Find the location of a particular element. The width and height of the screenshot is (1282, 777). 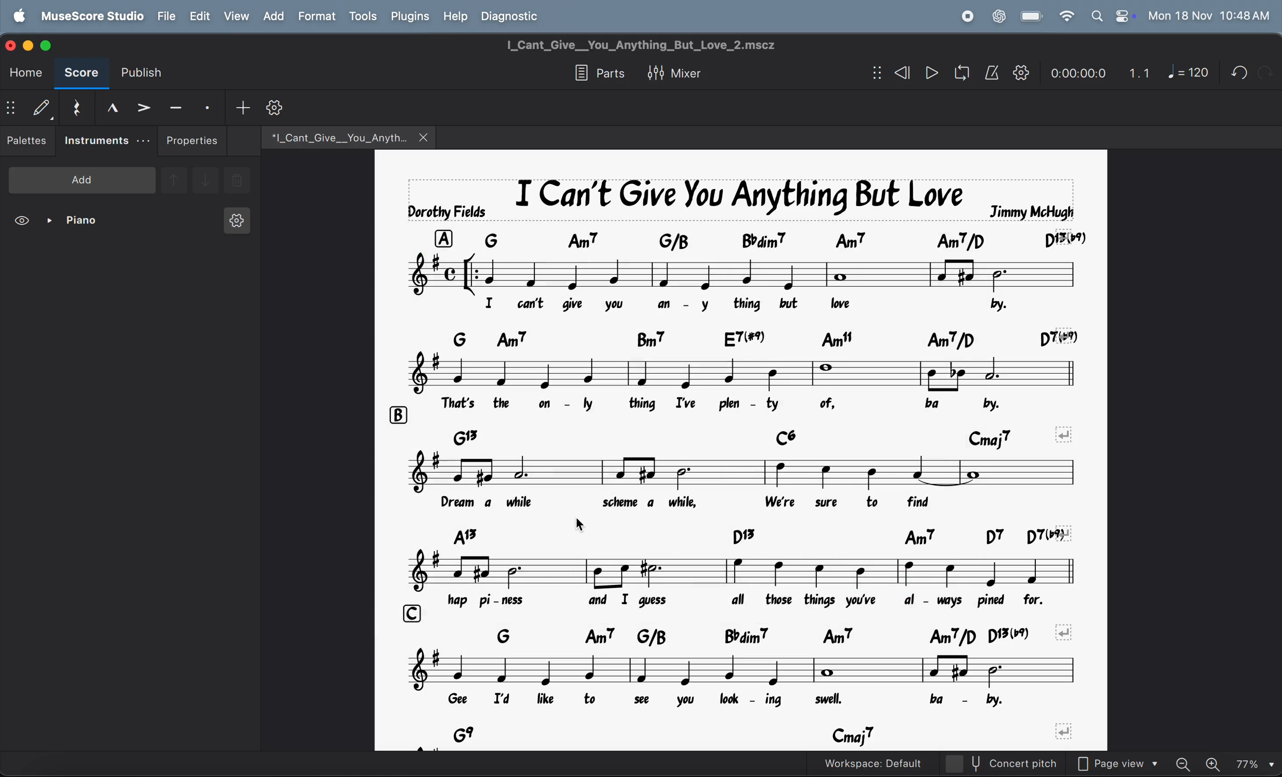

notes is located at coordinates (676, 370).